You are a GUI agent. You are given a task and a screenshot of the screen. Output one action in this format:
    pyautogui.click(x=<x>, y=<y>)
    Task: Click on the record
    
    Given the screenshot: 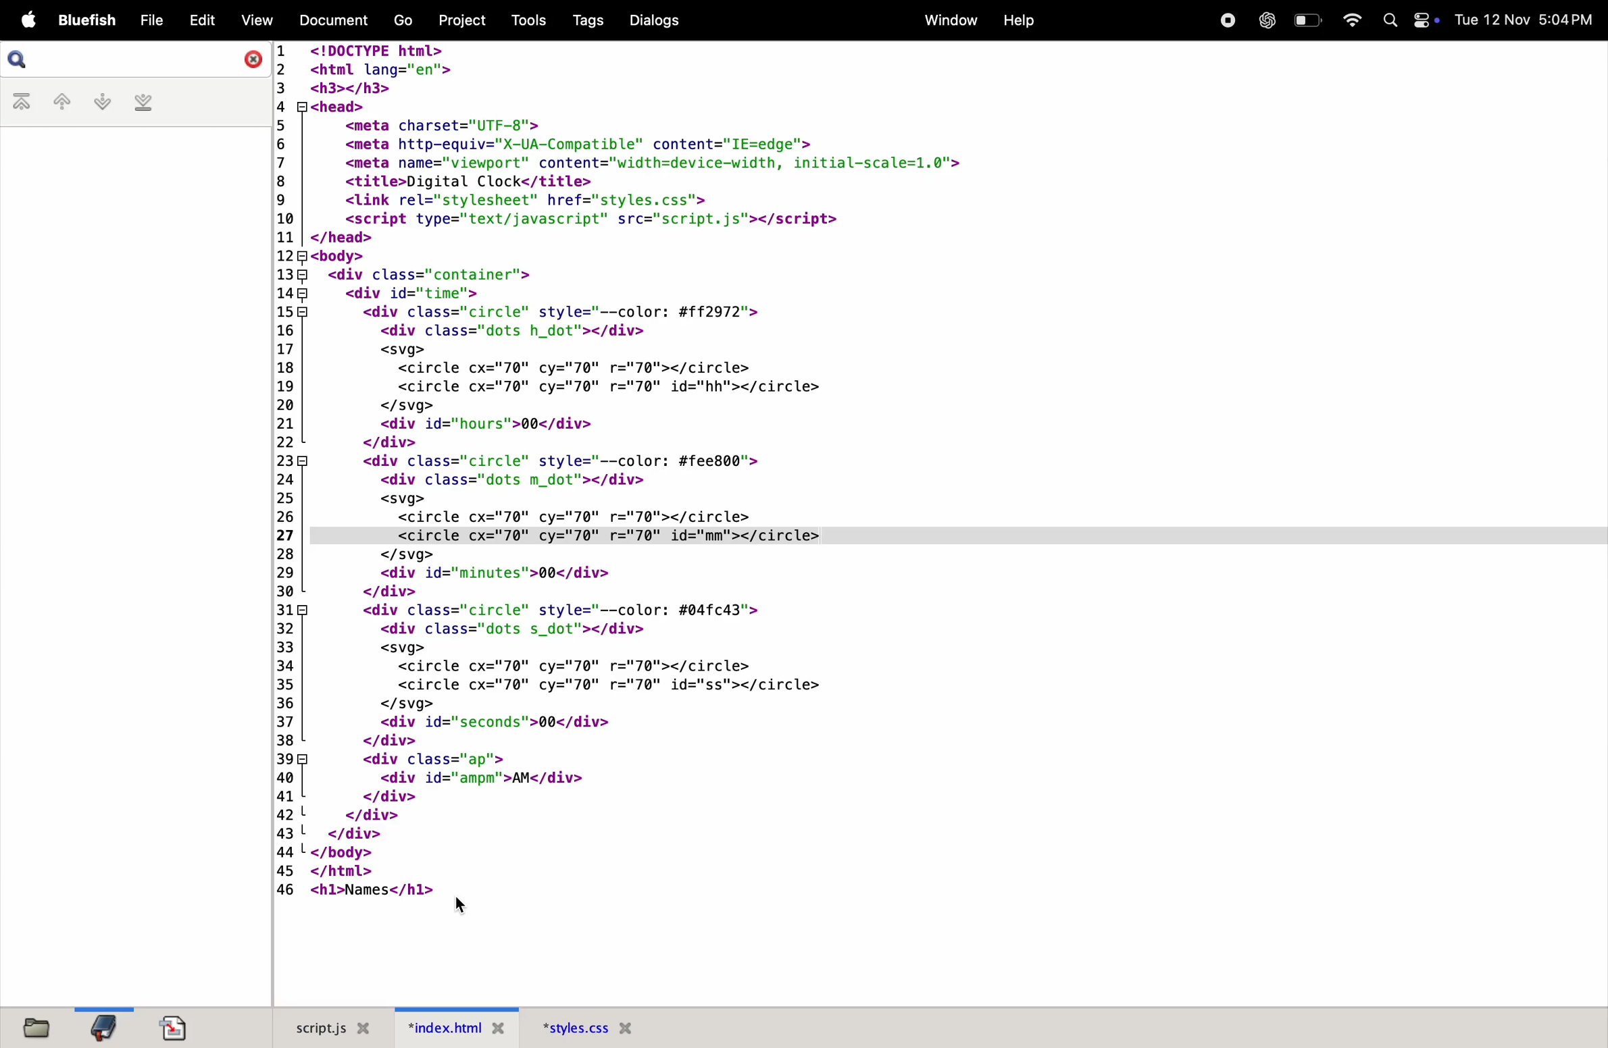 What is the action you would take?
    pyautogui.click(x=1224, y=20)
    